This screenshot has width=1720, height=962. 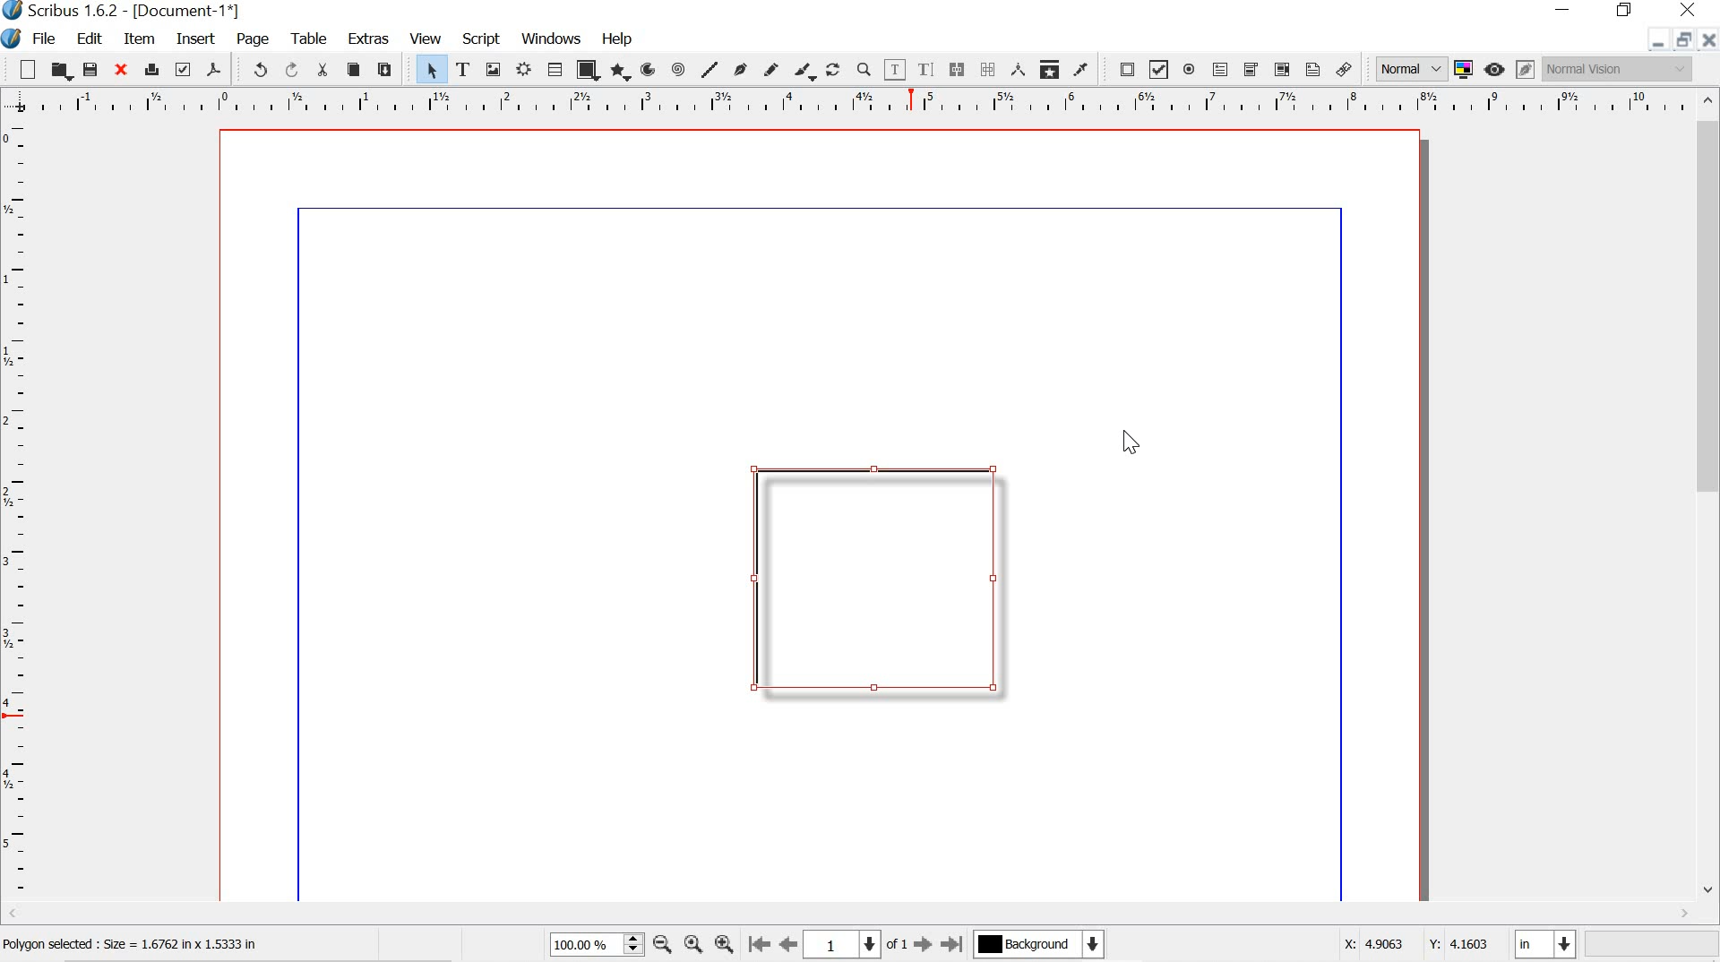 What do you see at coordinates (1312, 69) in the screenshot?
I see `text annotation` at bounding box center [1312, 69].